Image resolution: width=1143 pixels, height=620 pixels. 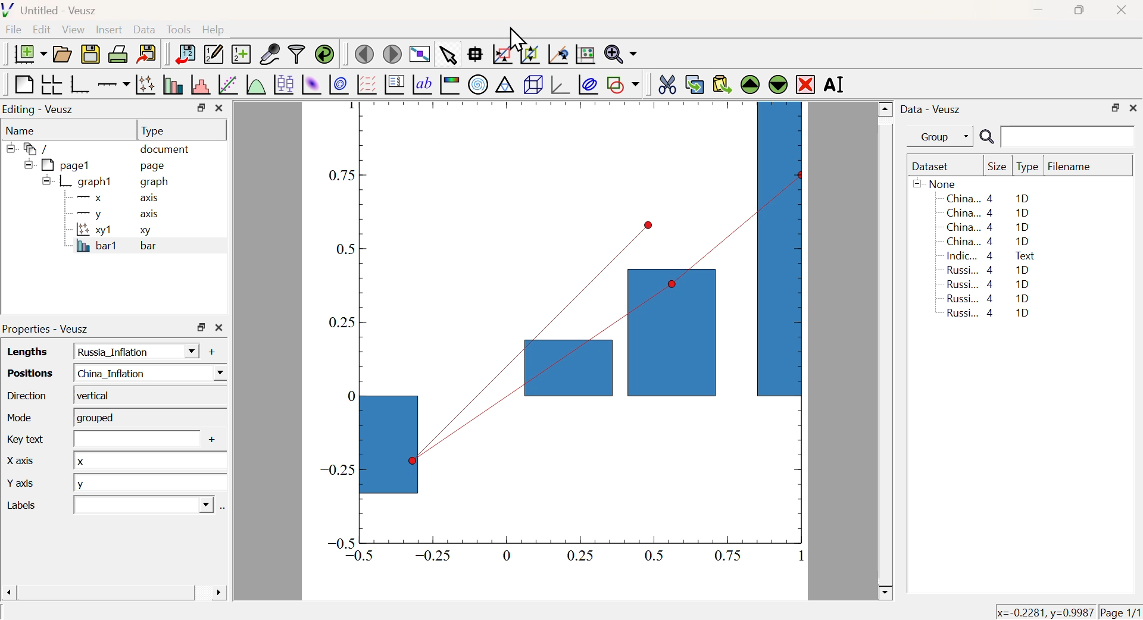 I want to click on Cursor, so click(x=516, y=39).